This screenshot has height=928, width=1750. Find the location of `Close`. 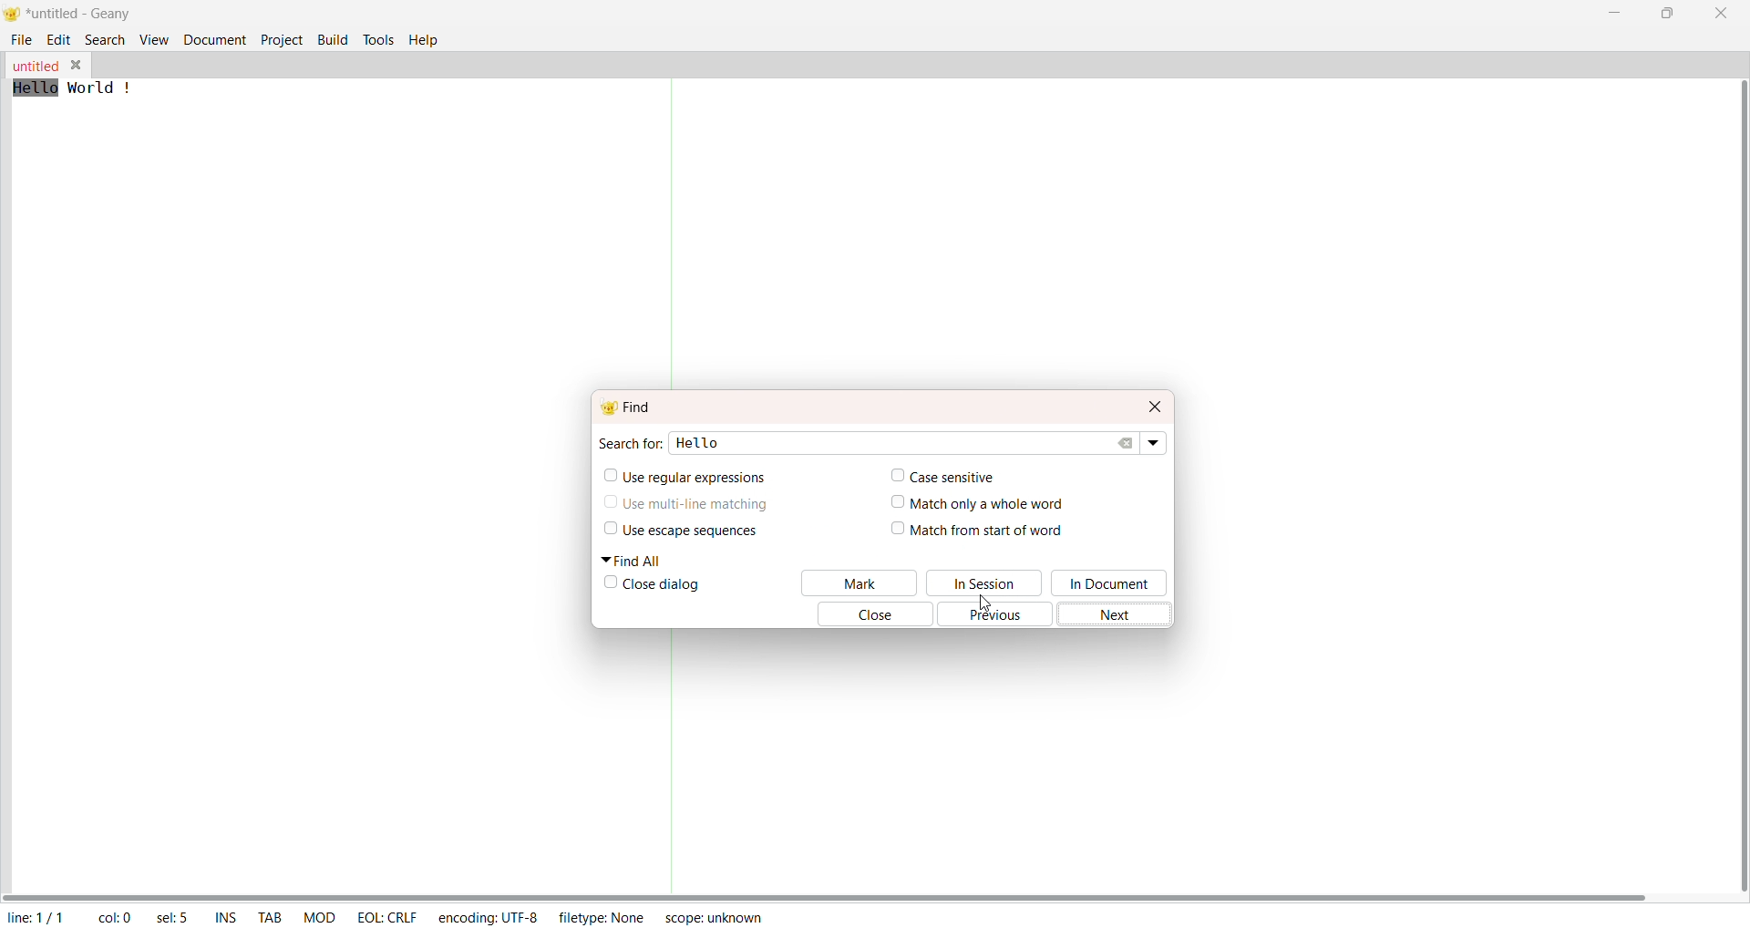

Close is located at coordinates (1718, 14).